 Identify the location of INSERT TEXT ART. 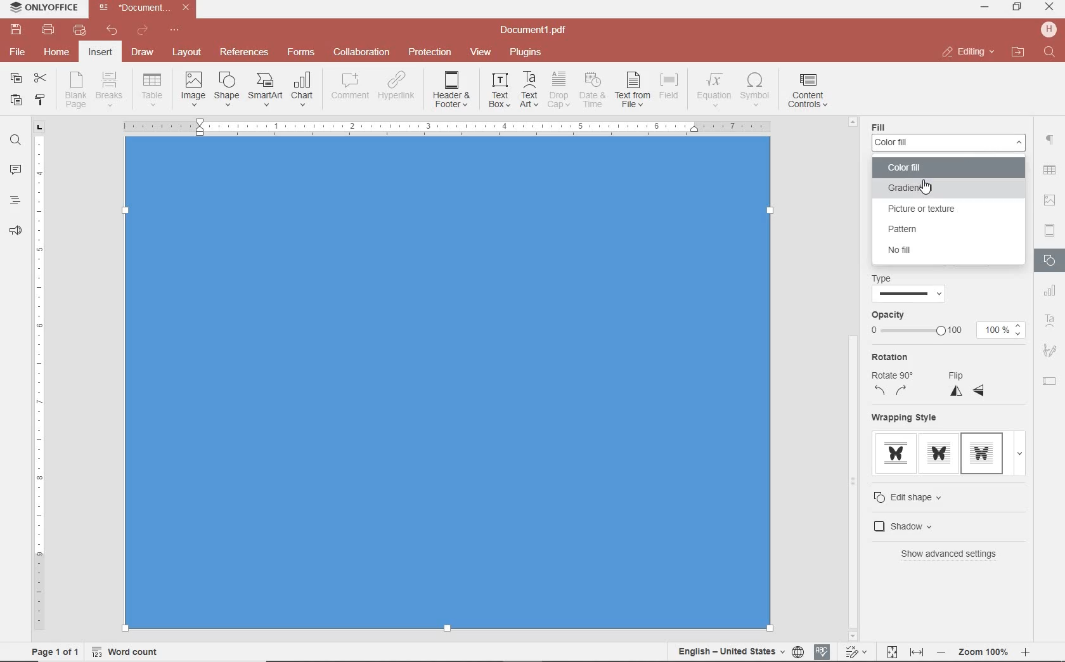
(529, 90).